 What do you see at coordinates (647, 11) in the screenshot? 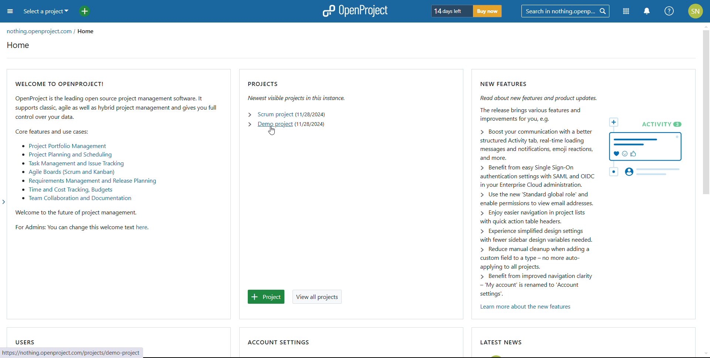
I see `notification` at bounding box center [647, 11].